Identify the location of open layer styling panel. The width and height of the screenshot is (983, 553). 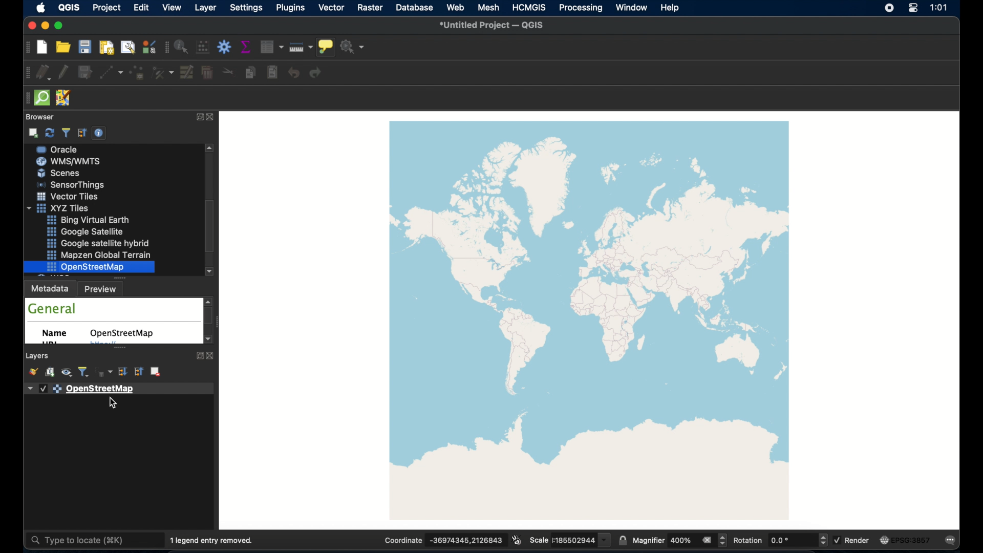
(32, 373).